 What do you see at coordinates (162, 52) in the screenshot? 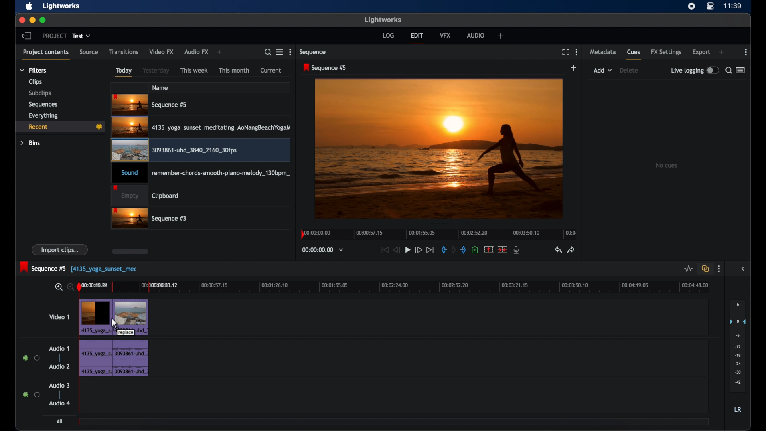
I see `video fx` at bounding box center [162, 52].